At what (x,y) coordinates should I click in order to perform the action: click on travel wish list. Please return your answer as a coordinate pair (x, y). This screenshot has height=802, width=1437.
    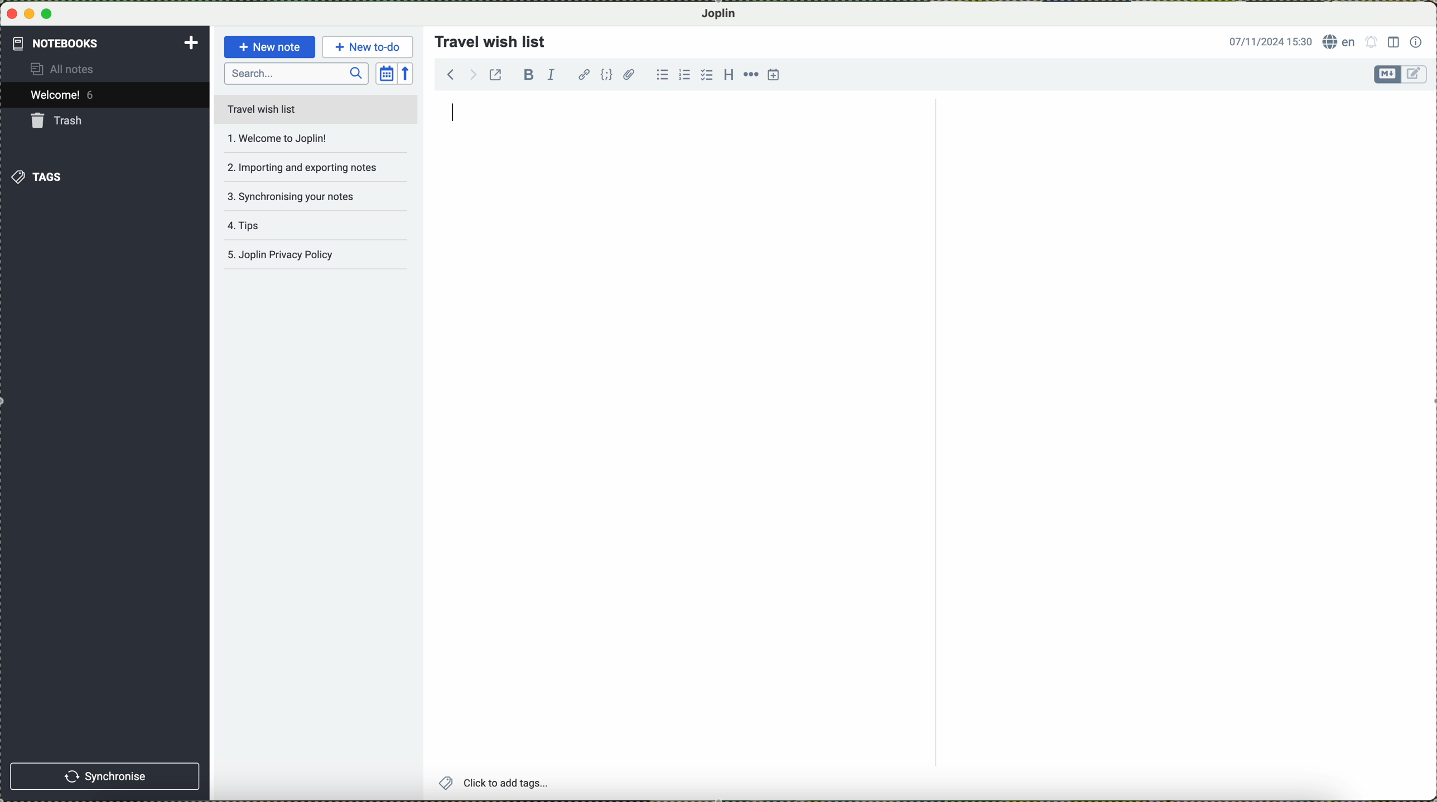
    Looking at the image, I should click on (486, 38).